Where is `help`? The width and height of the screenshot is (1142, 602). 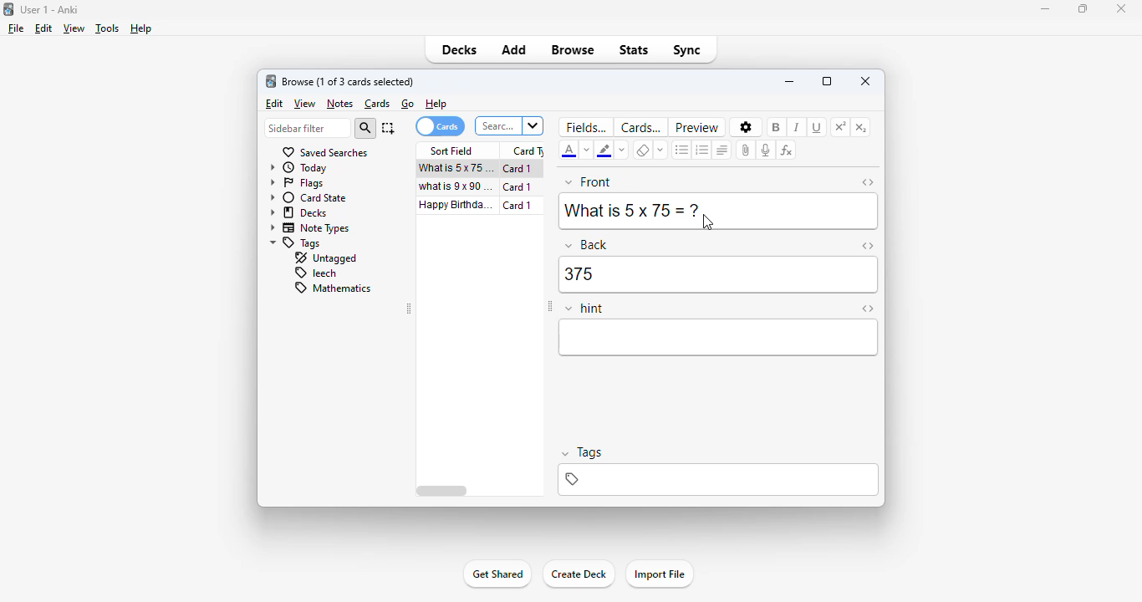 help is located at coordinates (141, 29).